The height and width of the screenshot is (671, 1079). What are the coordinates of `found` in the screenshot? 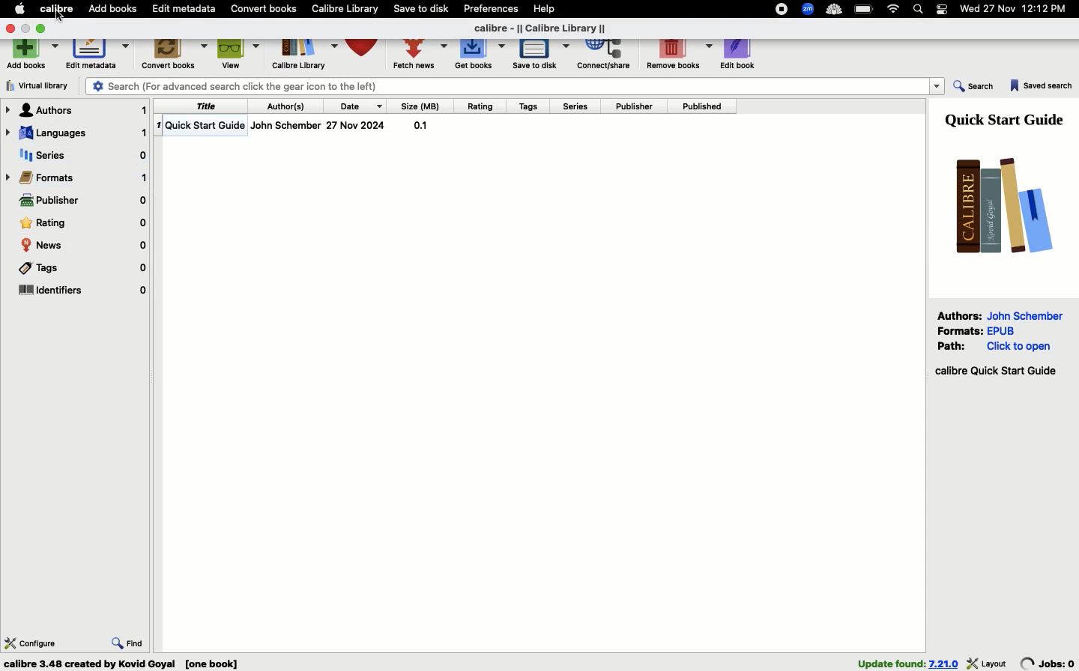 It's located at (891, 663).